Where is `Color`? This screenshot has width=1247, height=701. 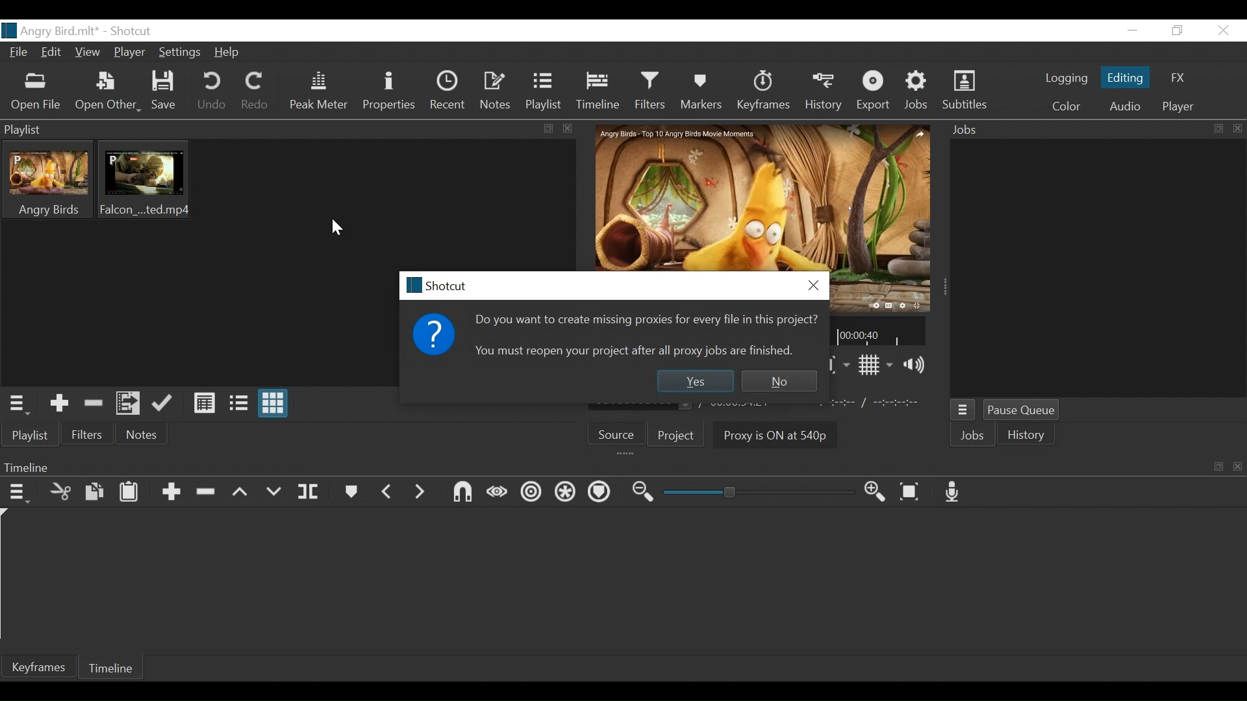
Color is located at coordinates (1067, 106).